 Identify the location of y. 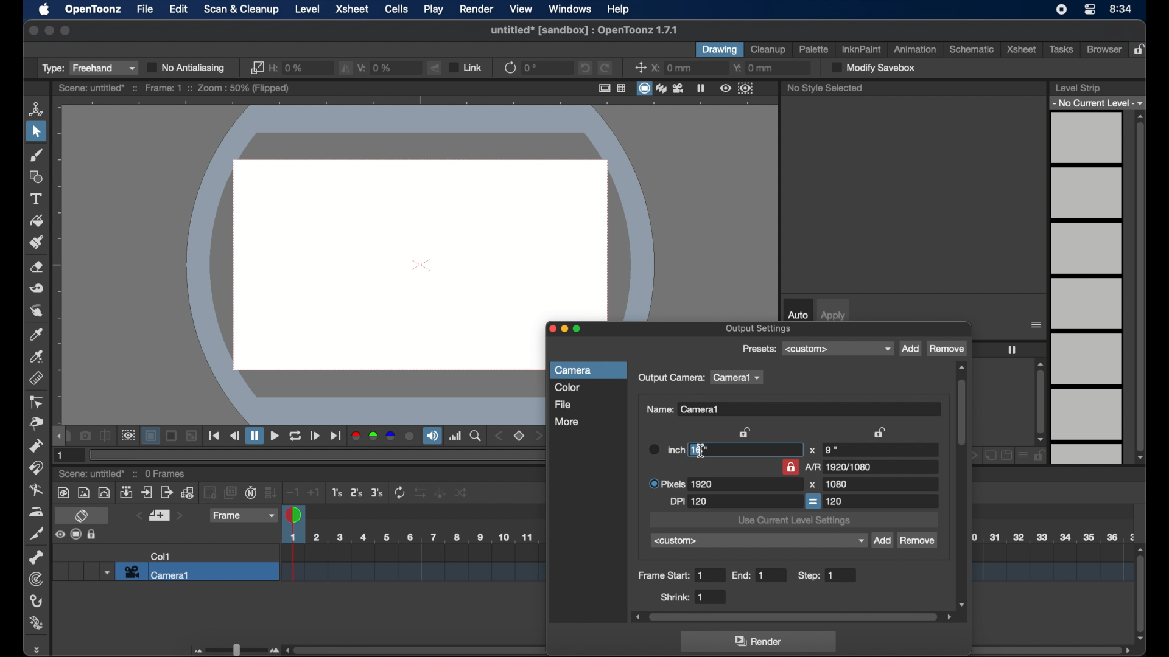
(754, 68).